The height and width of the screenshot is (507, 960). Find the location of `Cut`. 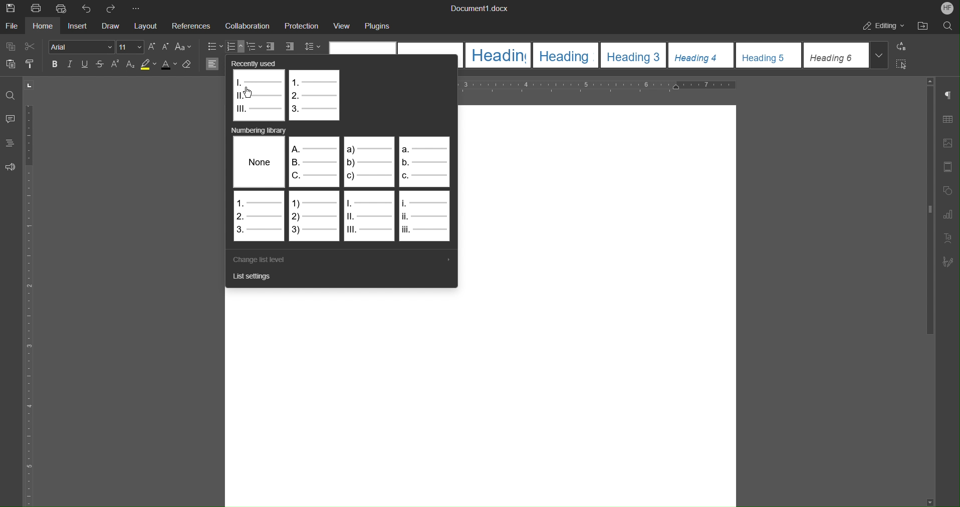

Cut is located at coordinates (30, 46).